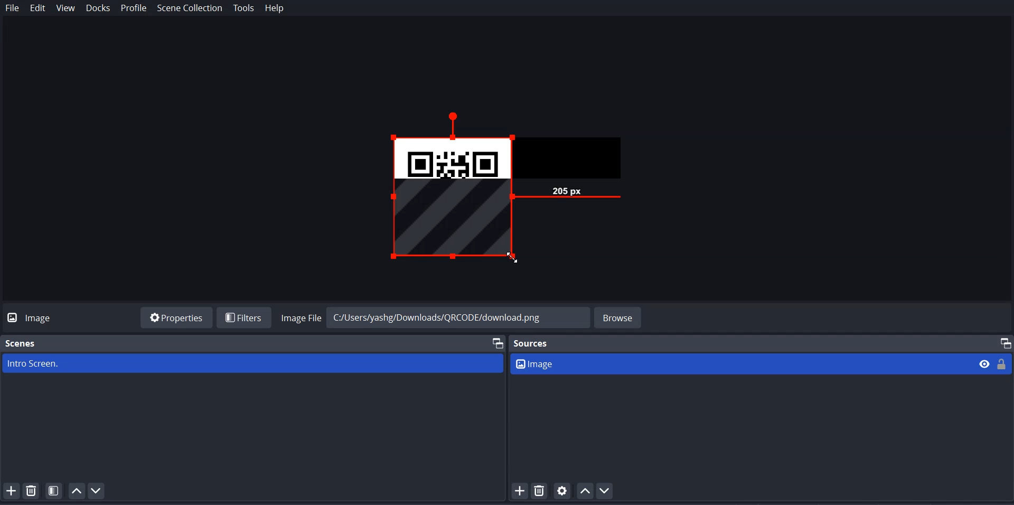 The height and width of the screenshot is (505, 1014). Describe the element at coordinates (455, 314) in the screenshot. I see `C:/Userslyashg/Downloads/QRCODE/download.png` at that location.